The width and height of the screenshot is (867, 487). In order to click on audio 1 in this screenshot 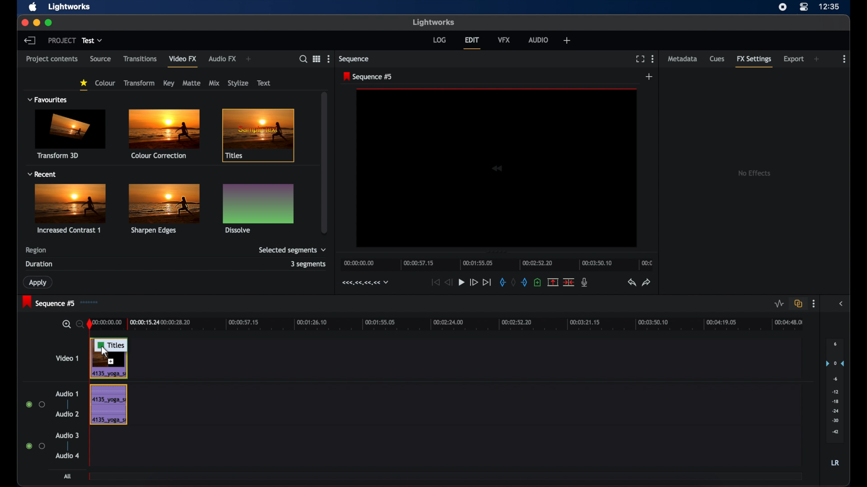, I will do `click(67, 394)`.